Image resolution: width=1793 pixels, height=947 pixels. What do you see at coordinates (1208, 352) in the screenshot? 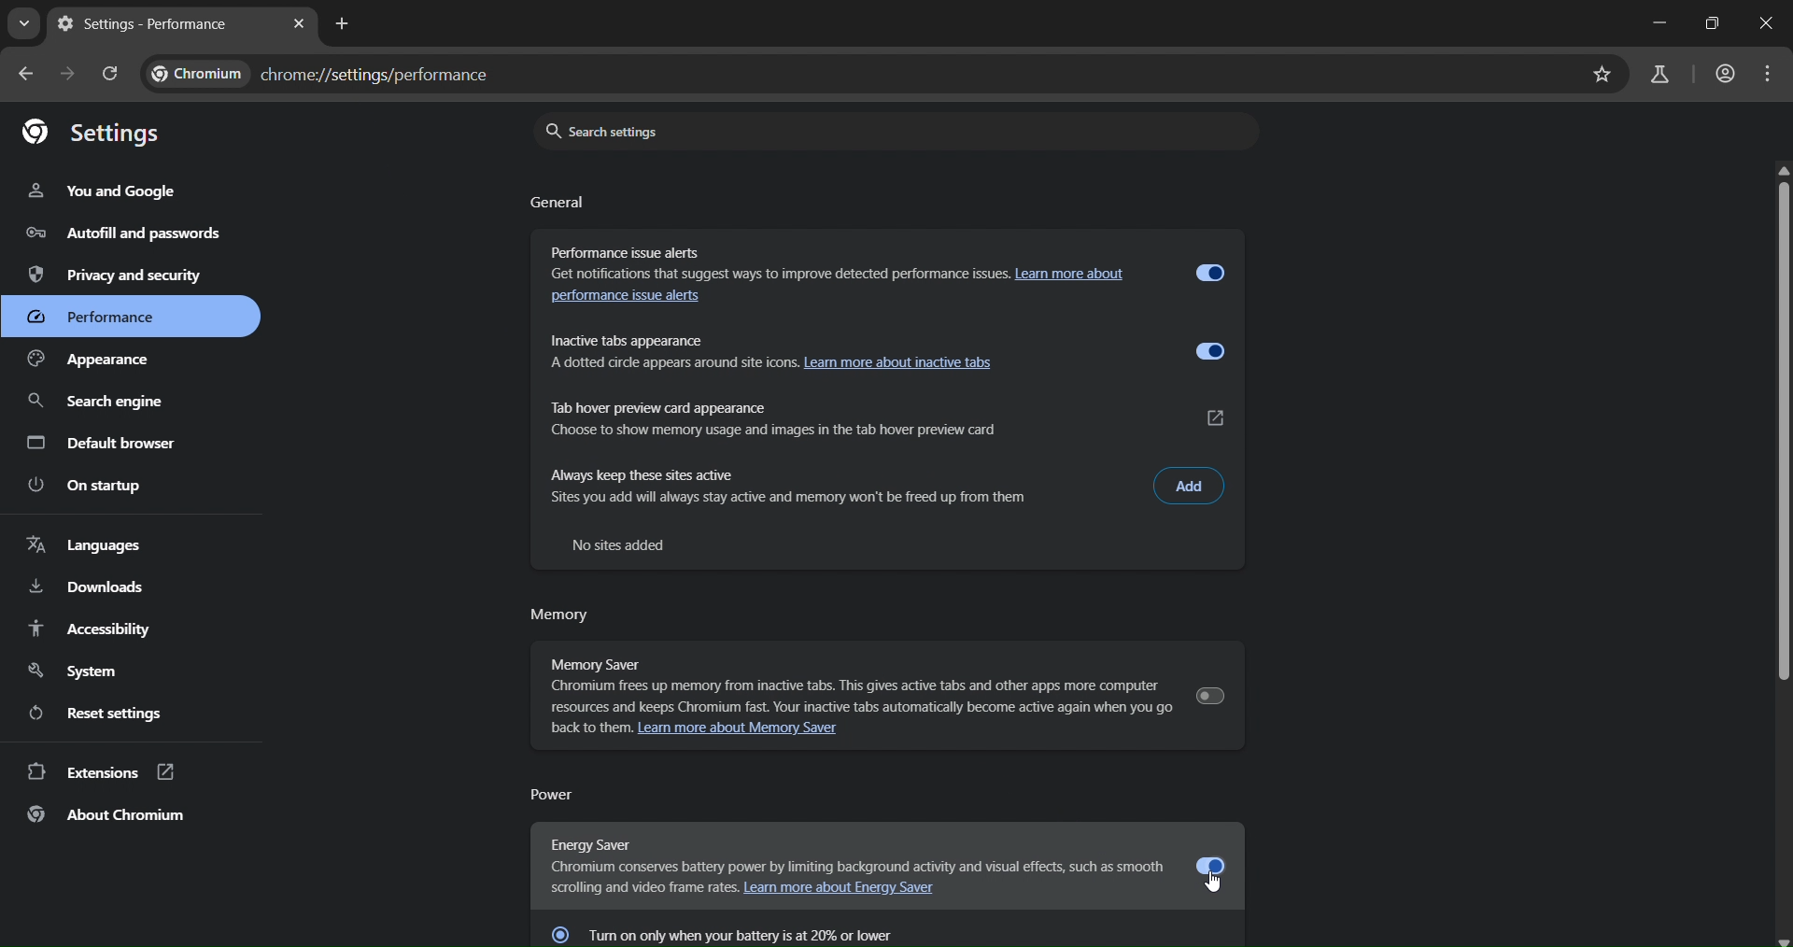
I see `toggle button` at bounding box center [1208, 352].